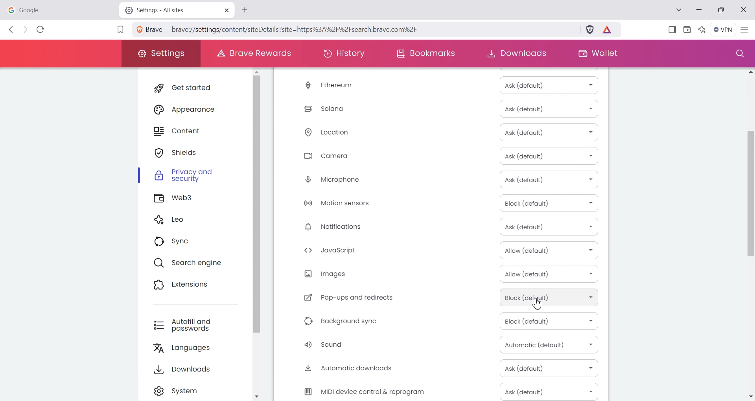  I want to click on Leo, so click(194, 221).